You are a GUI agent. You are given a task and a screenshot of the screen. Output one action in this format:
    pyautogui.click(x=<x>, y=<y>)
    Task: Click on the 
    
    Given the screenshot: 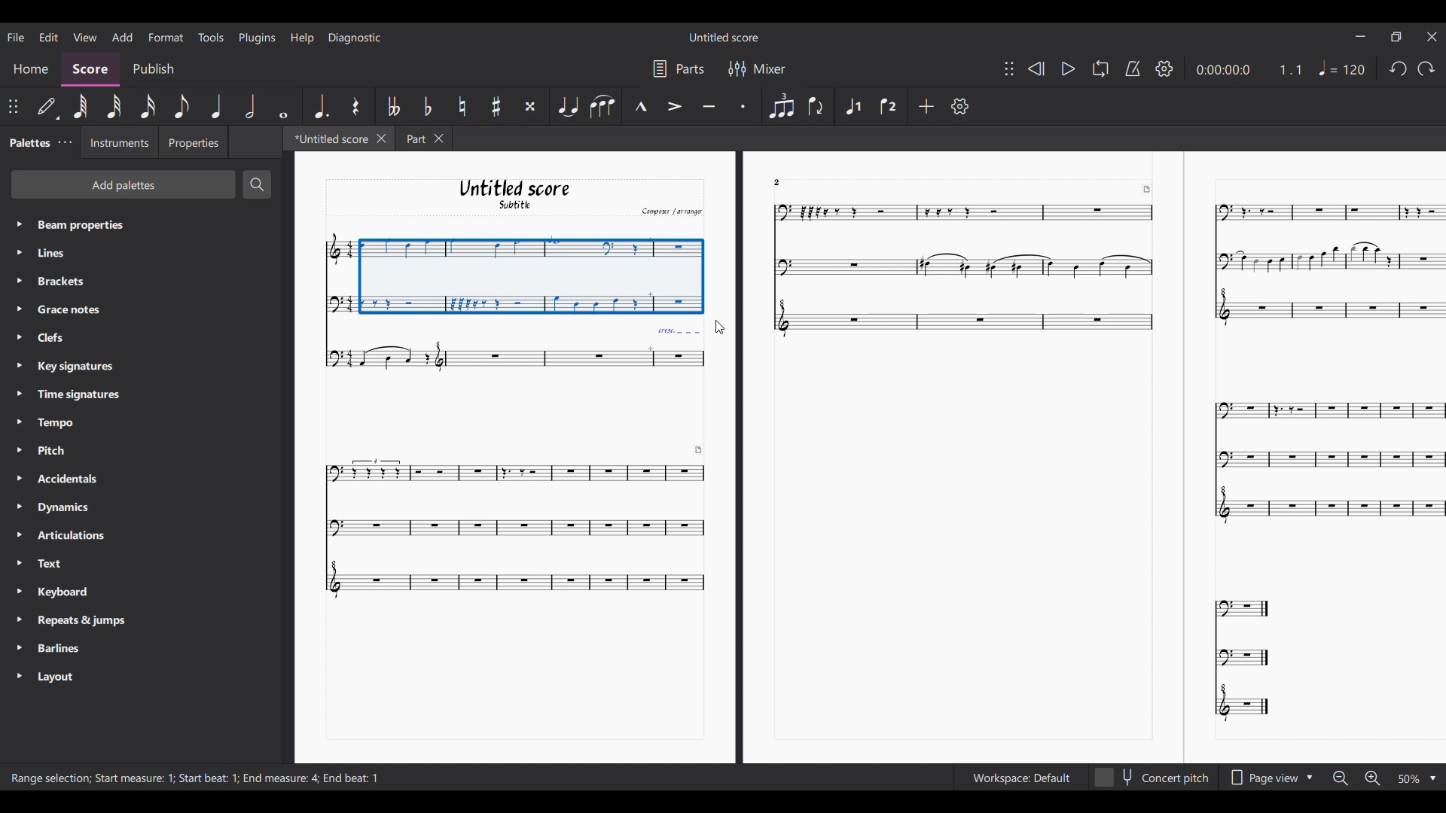 What is the action you would take?
    pyautogui.click(x=17, y=397)
    